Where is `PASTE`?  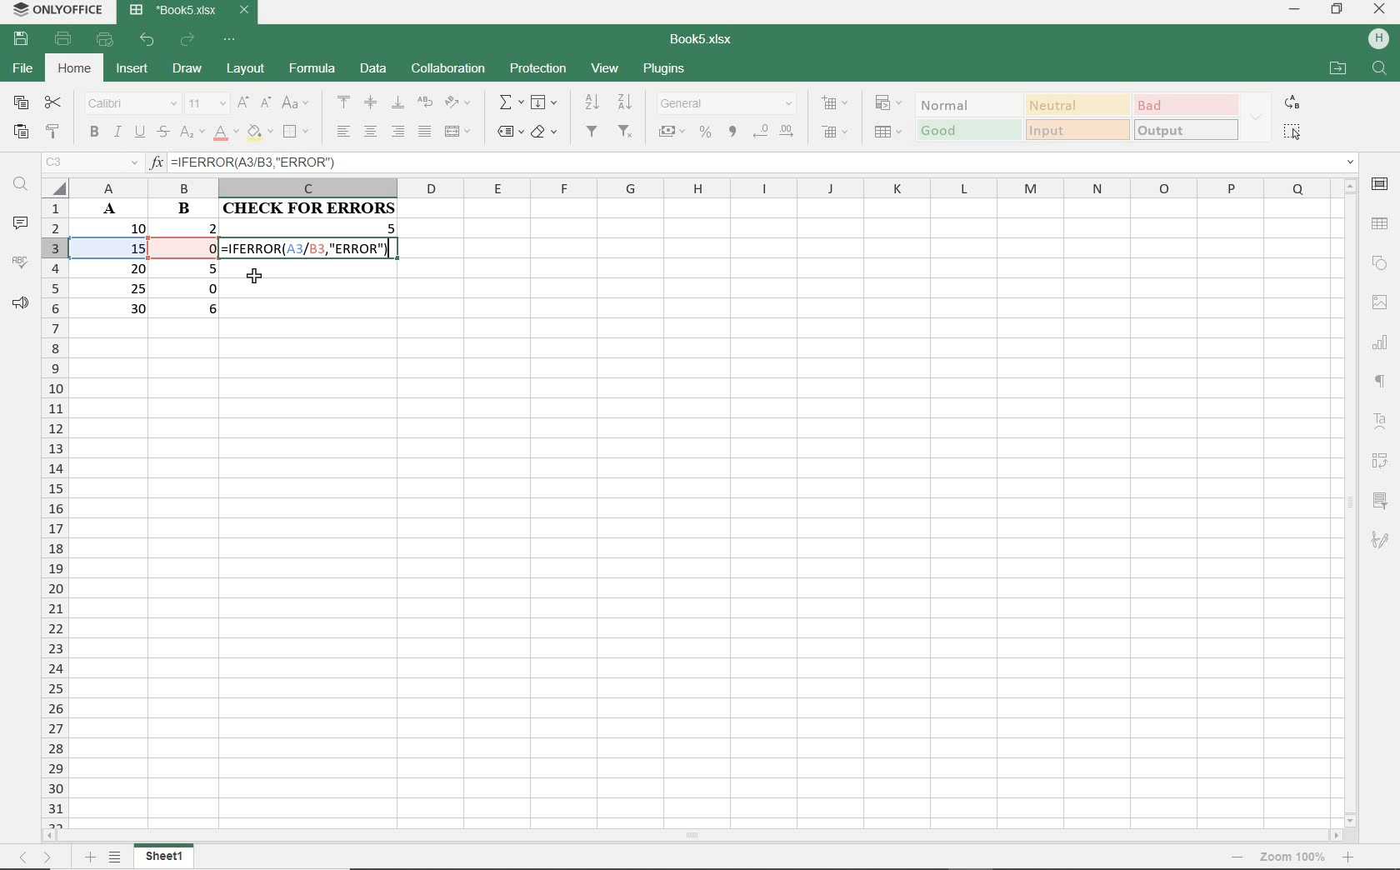
PASTE is located at coordinates (19, 133).